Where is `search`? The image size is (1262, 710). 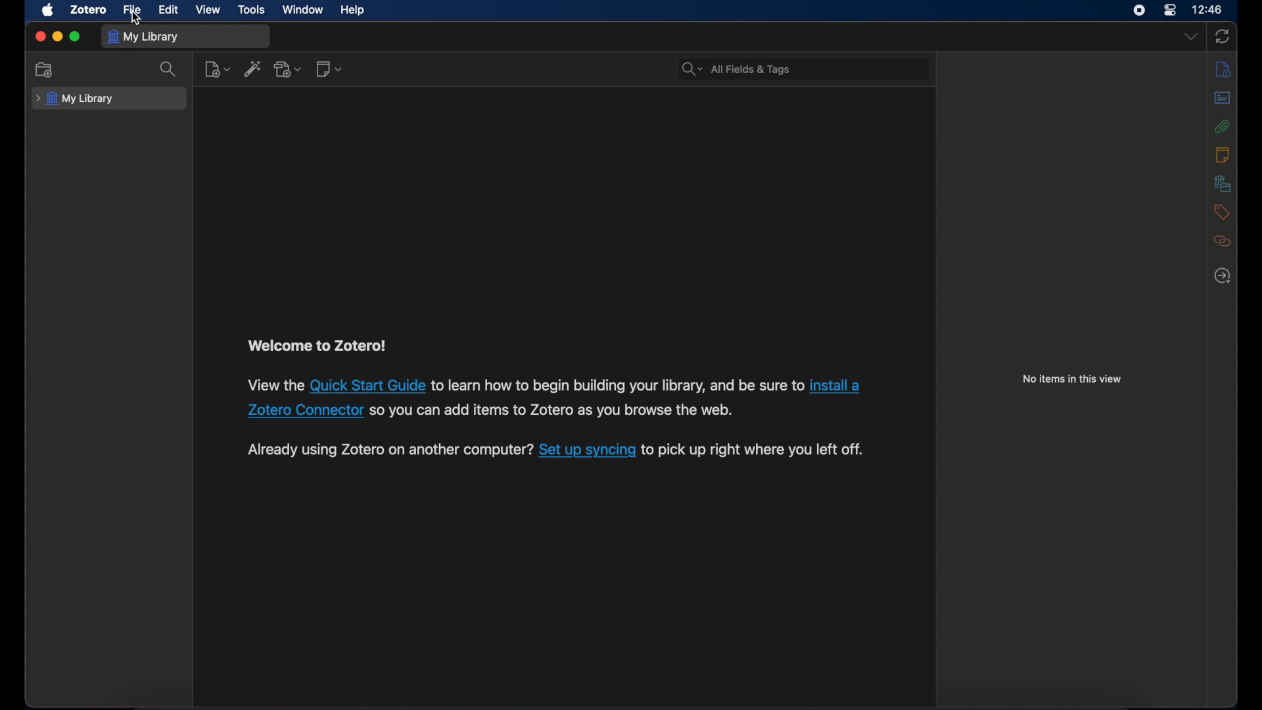 search is located at coordinates (168, 69).